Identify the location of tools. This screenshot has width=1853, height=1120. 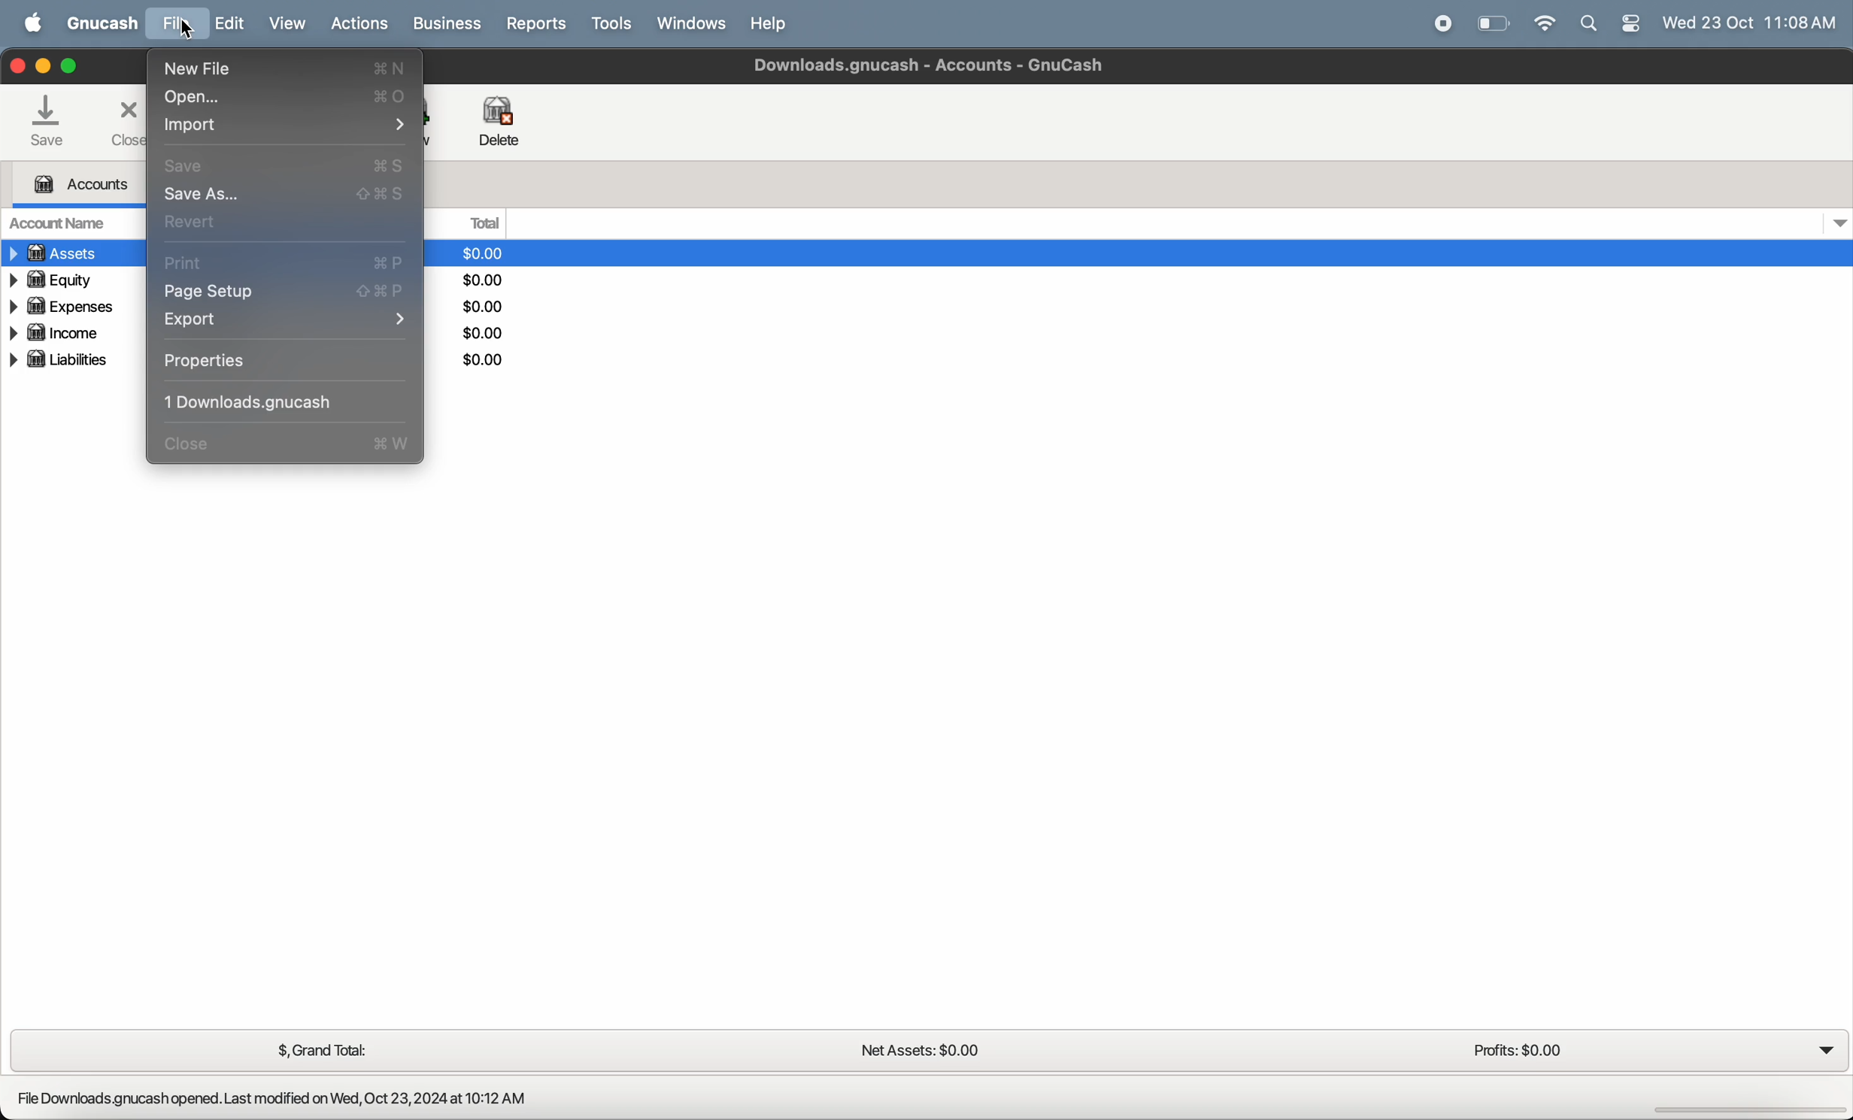
(606, 23).